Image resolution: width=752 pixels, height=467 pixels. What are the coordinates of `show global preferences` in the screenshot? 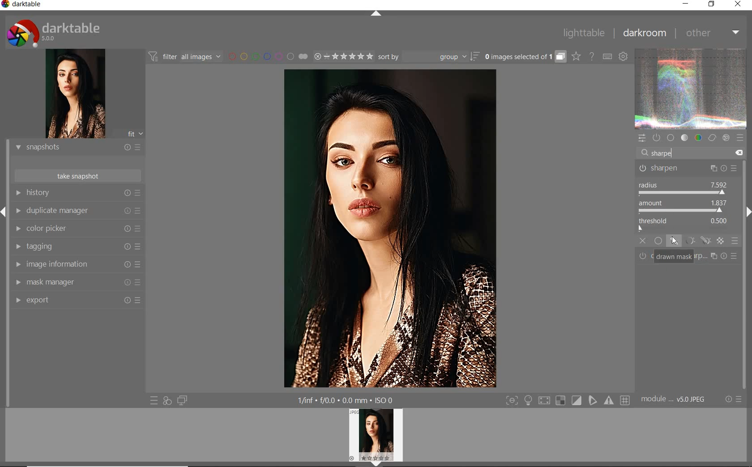 It's located at (624, 56).